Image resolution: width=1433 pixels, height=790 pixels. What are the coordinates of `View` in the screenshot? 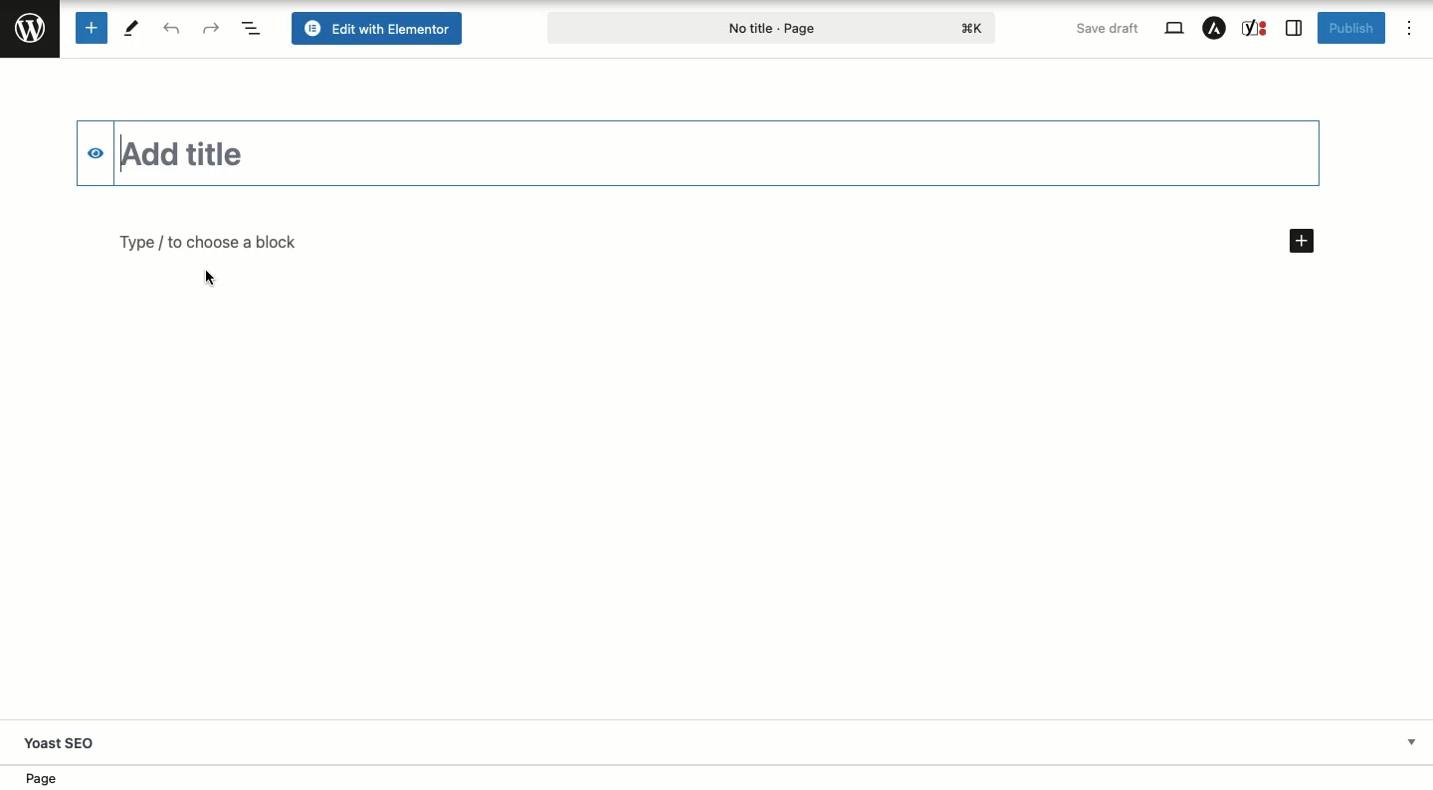 It's located at (1175, 27).